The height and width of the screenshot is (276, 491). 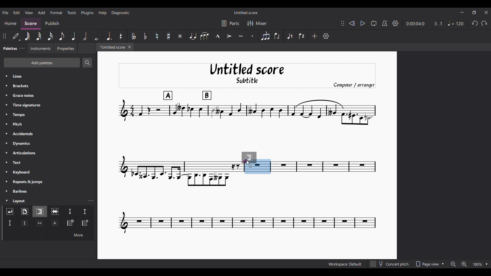 What do you see at coordinates (91, 201) in the screenshot?
I see `Layout palette settings` at bounding box center [91, 201].